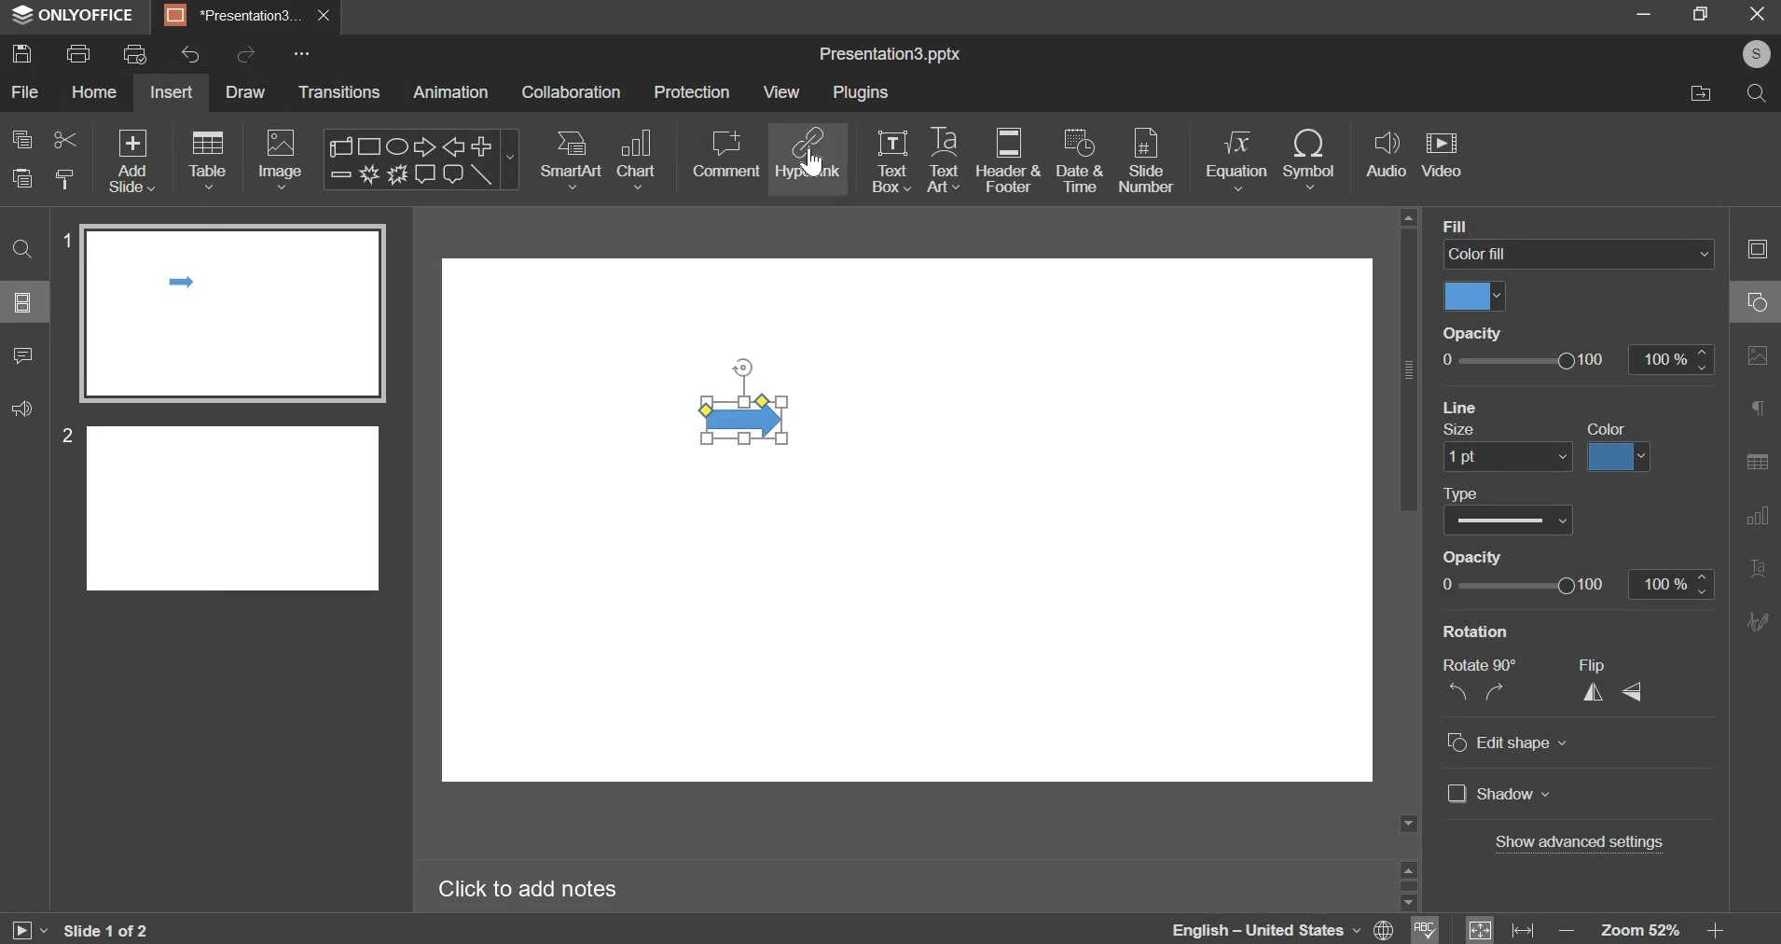  What do you see at coordinates (1425, 928) in the screenshot?
I see `spelling` at bounding box center [1425, 928].